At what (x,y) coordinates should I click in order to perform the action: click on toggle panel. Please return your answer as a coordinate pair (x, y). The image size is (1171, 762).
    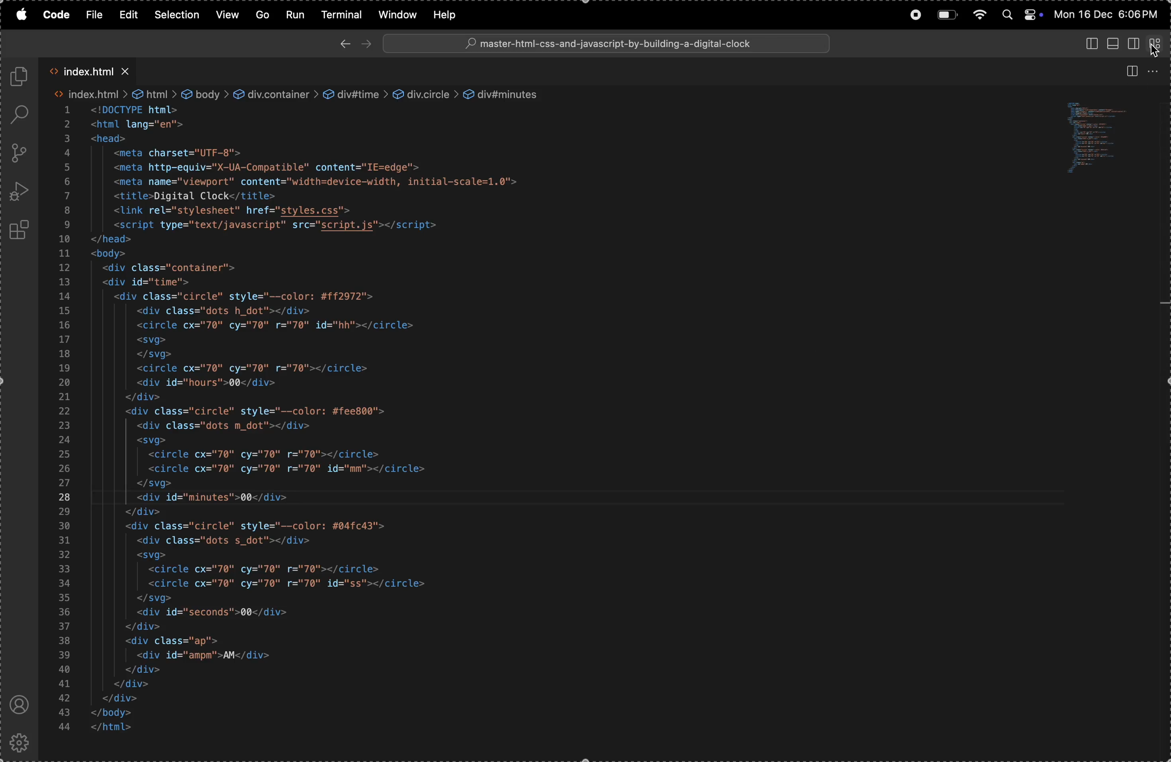
    Looking at the image, I should click on (1112, 43).